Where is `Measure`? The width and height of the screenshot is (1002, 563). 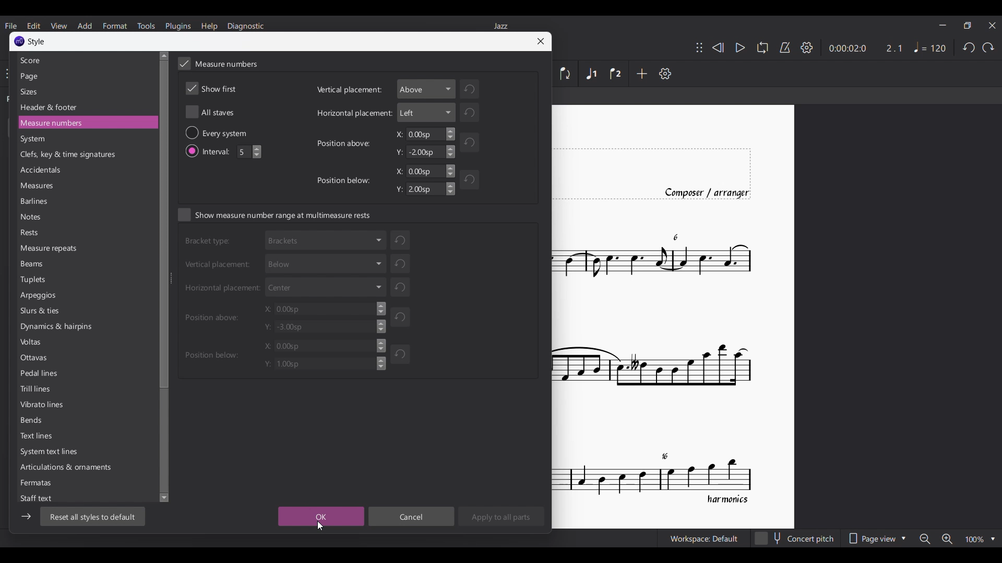
Measure is located at coordinates (40, 186).